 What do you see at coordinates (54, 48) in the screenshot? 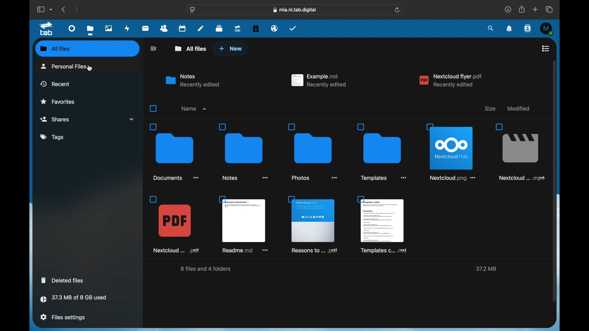
I see `all files` at bounding box center [54, 48].